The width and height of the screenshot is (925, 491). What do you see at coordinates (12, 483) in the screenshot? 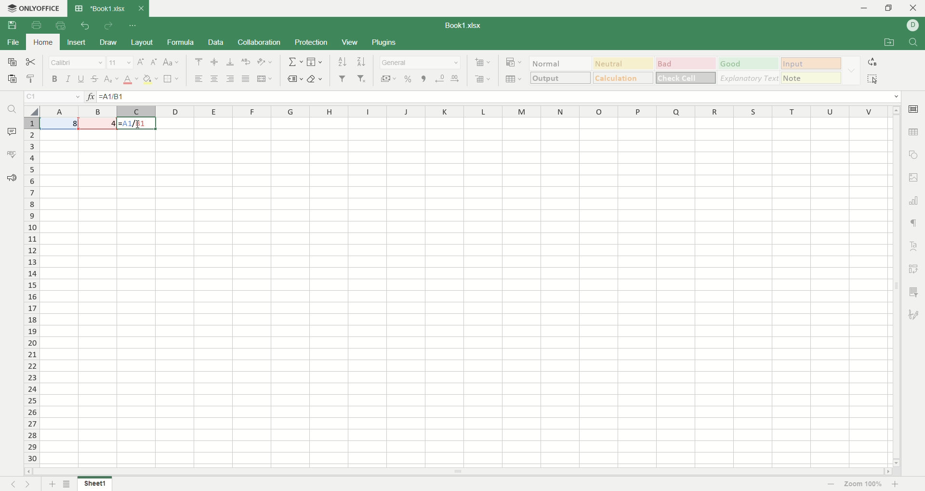
I see `previous` at bounding box center [12, 483].